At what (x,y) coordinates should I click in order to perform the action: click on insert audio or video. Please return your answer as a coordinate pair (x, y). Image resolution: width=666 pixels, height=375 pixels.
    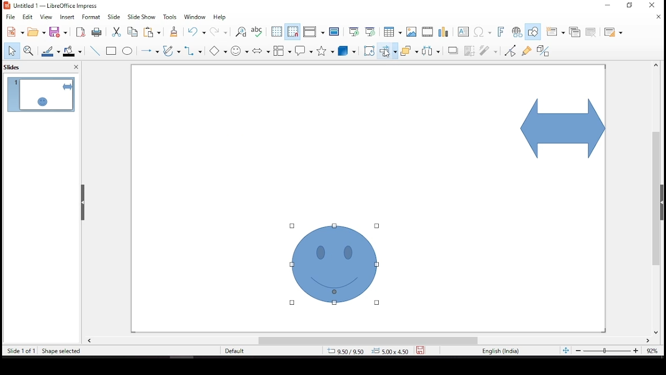
    Looking at the image, I should click on (427, 32).